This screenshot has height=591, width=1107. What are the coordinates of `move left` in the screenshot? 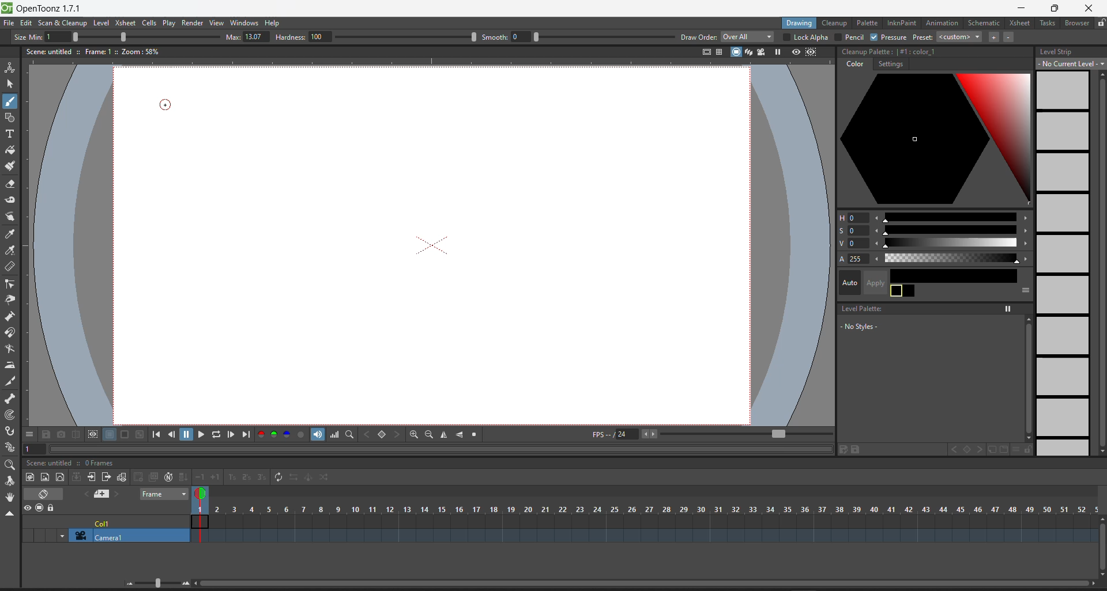 It's located at (878, 230).